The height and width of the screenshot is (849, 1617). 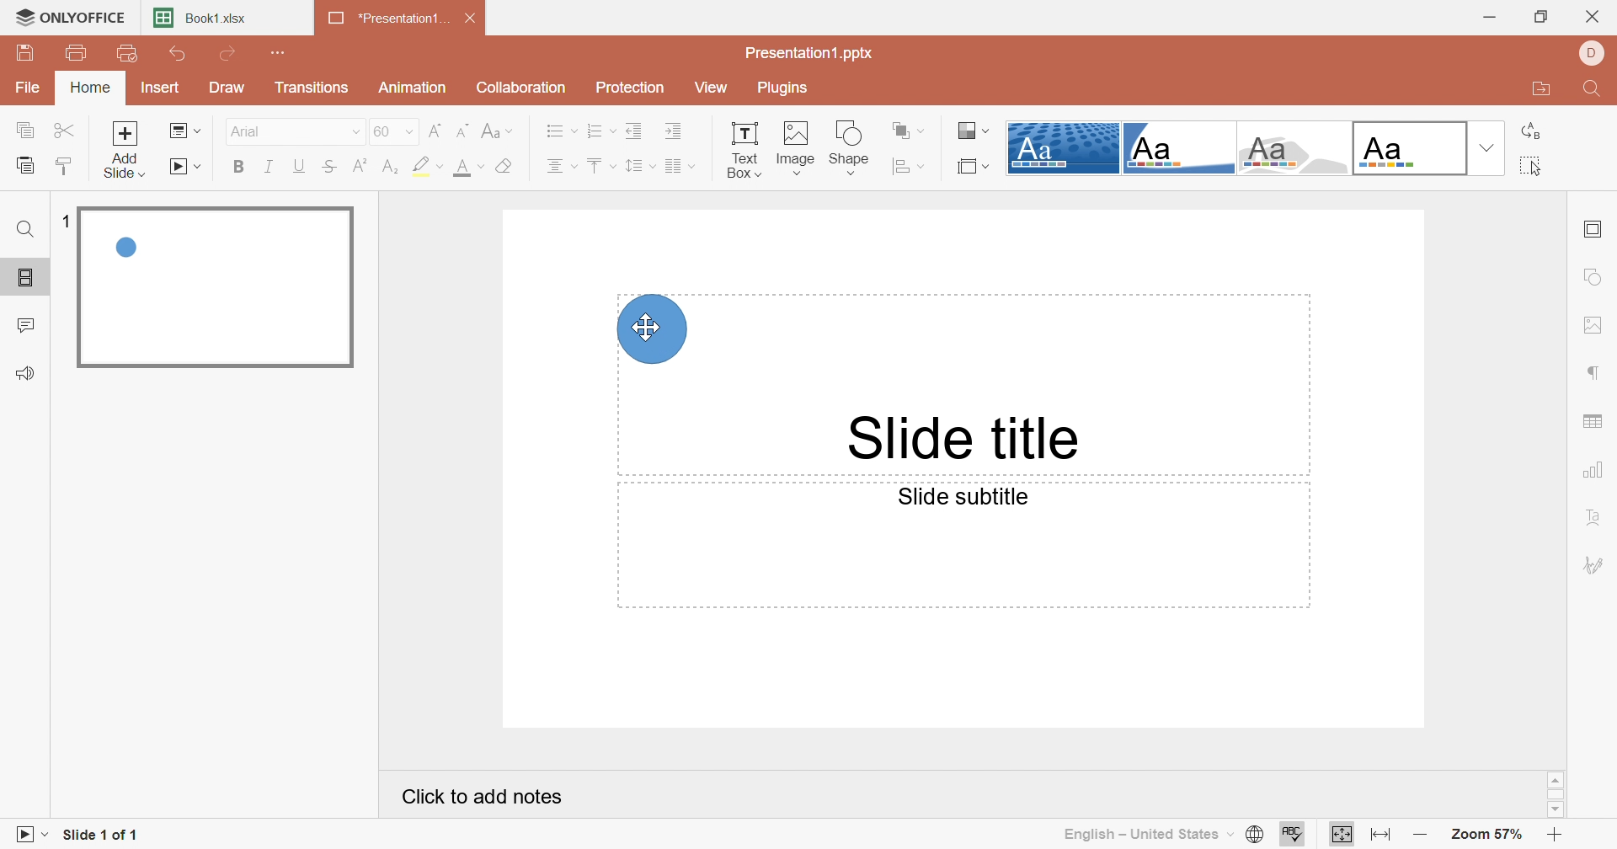 What do you see at coordinates (910, 167) in the screenshot?
I see `Align shape` at bounding box center [910, 167].